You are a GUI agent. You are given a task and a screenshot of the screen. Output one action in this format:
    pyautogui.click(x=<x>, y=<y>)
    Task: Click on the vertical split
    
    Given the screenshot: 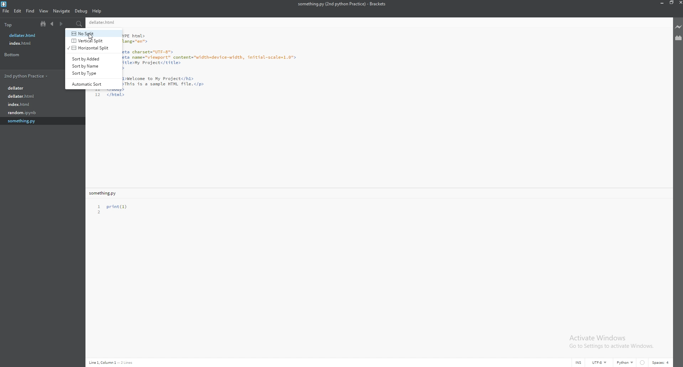 What is the action you would take?
    pyautogui.click(x=94, y=40)
    